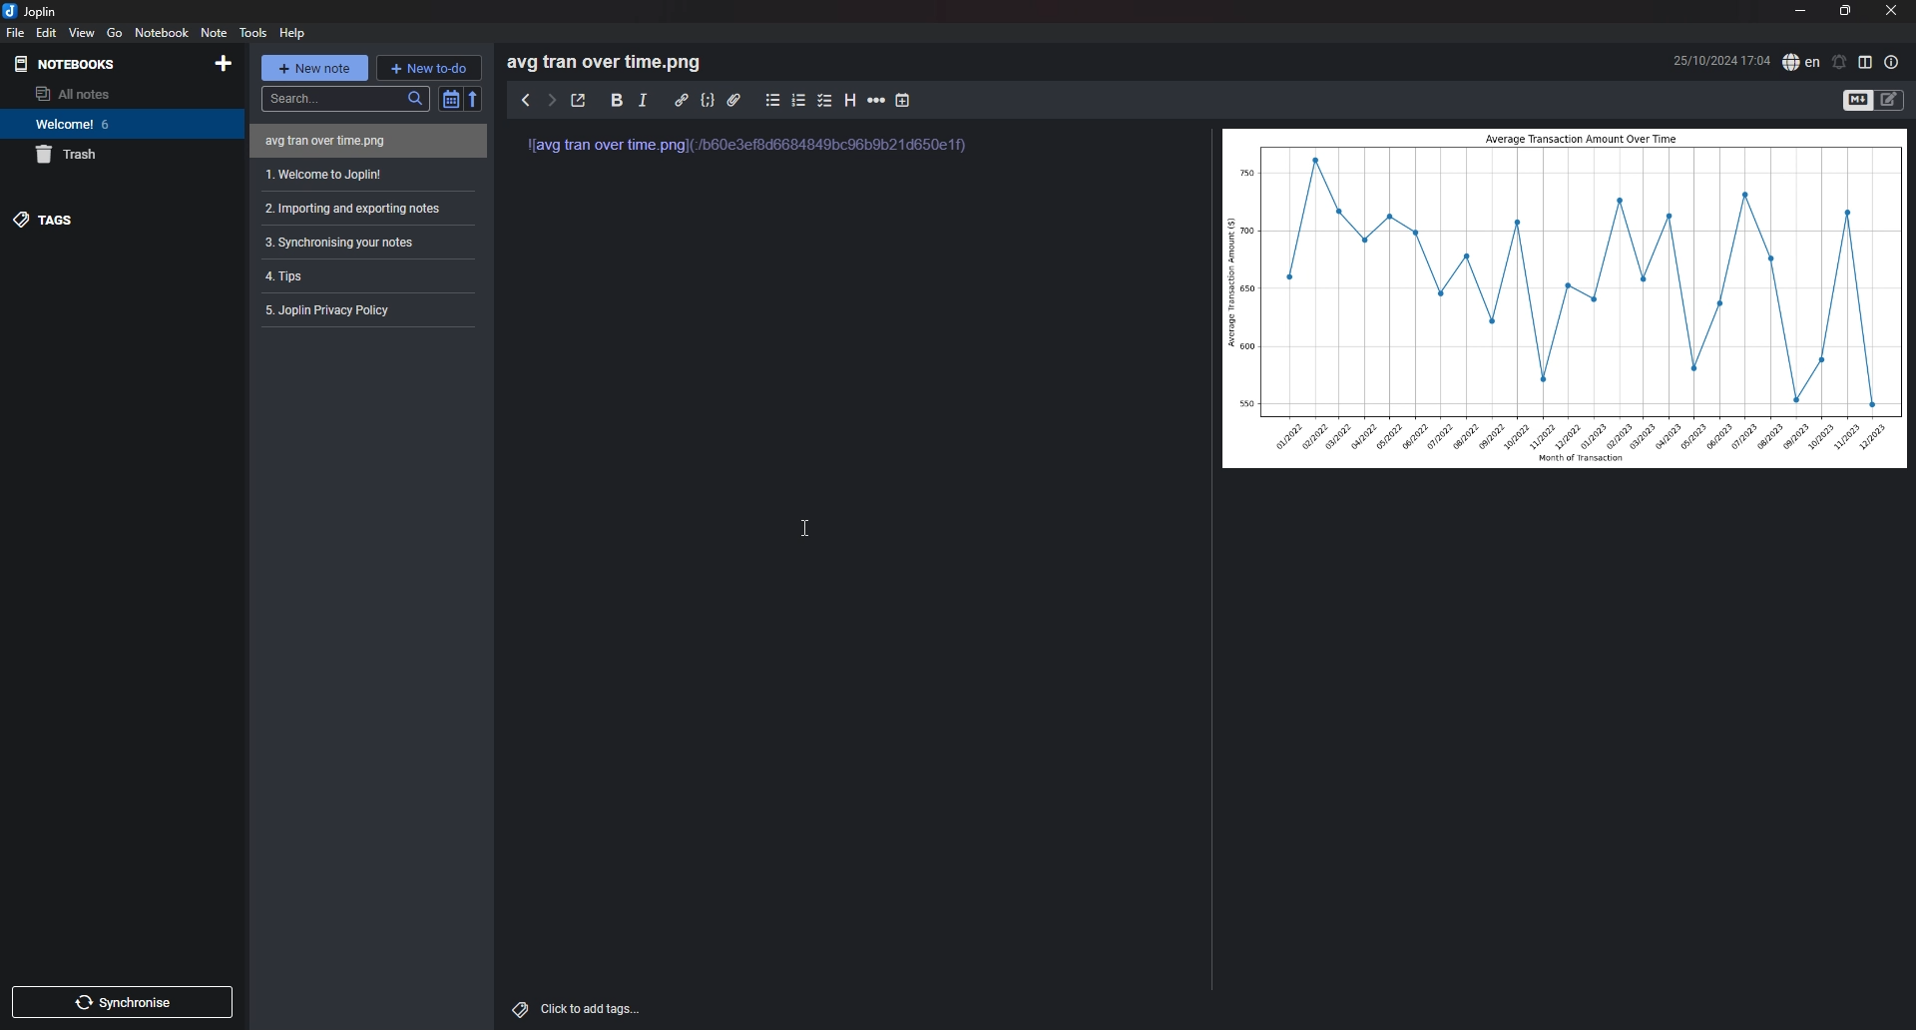 The width and height of the screenshot is (1916, 1030). I want to click on notebooks, so click(100, 63).